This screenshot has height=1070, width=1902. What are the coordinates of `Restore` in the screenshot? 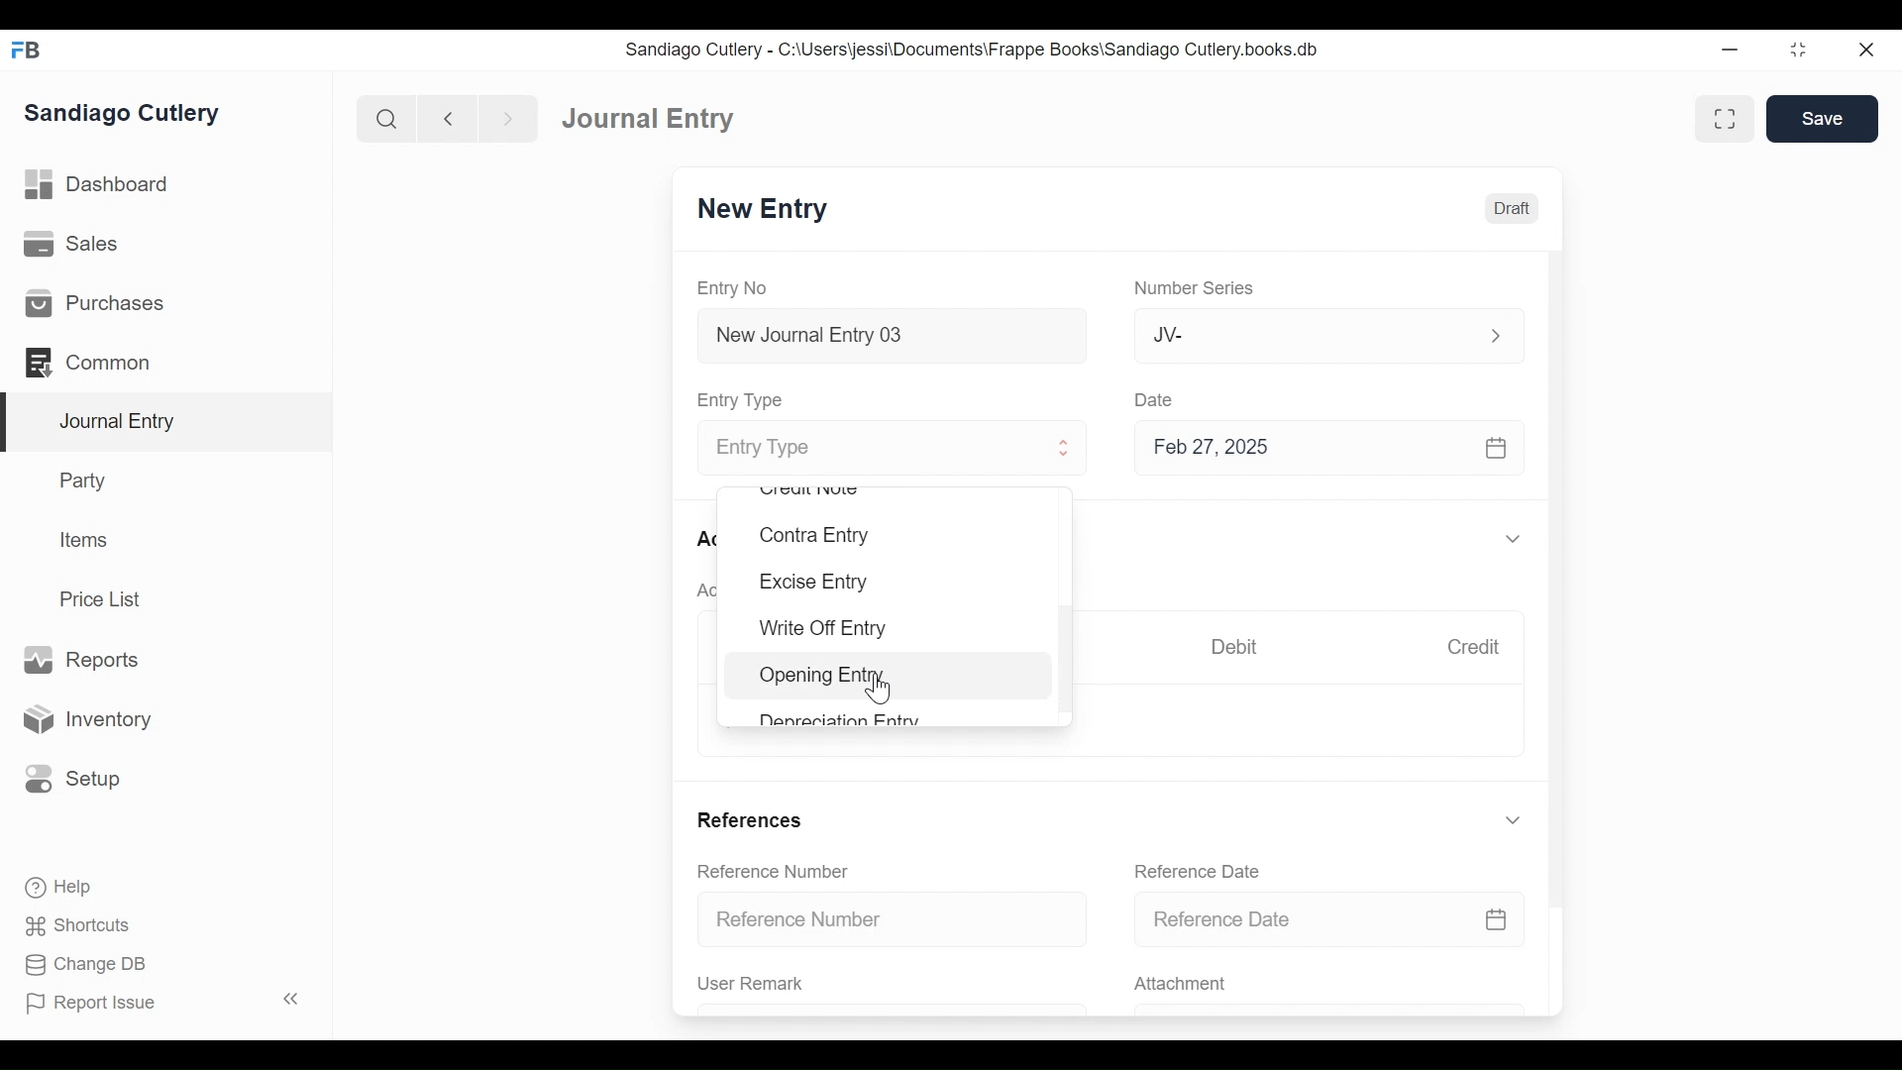 It's located at (1797, 49).